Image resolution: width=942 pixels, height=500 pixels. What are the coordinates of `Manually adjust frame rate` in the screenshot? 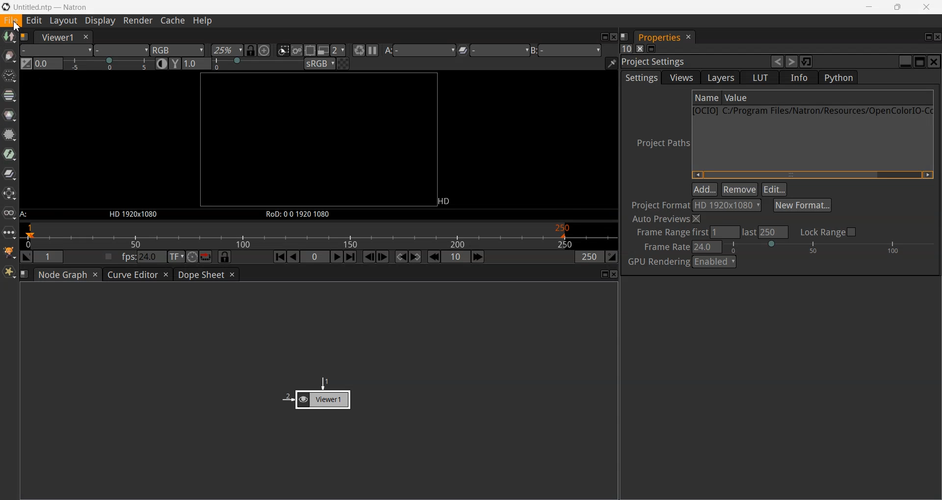 It's located at (829, 247).